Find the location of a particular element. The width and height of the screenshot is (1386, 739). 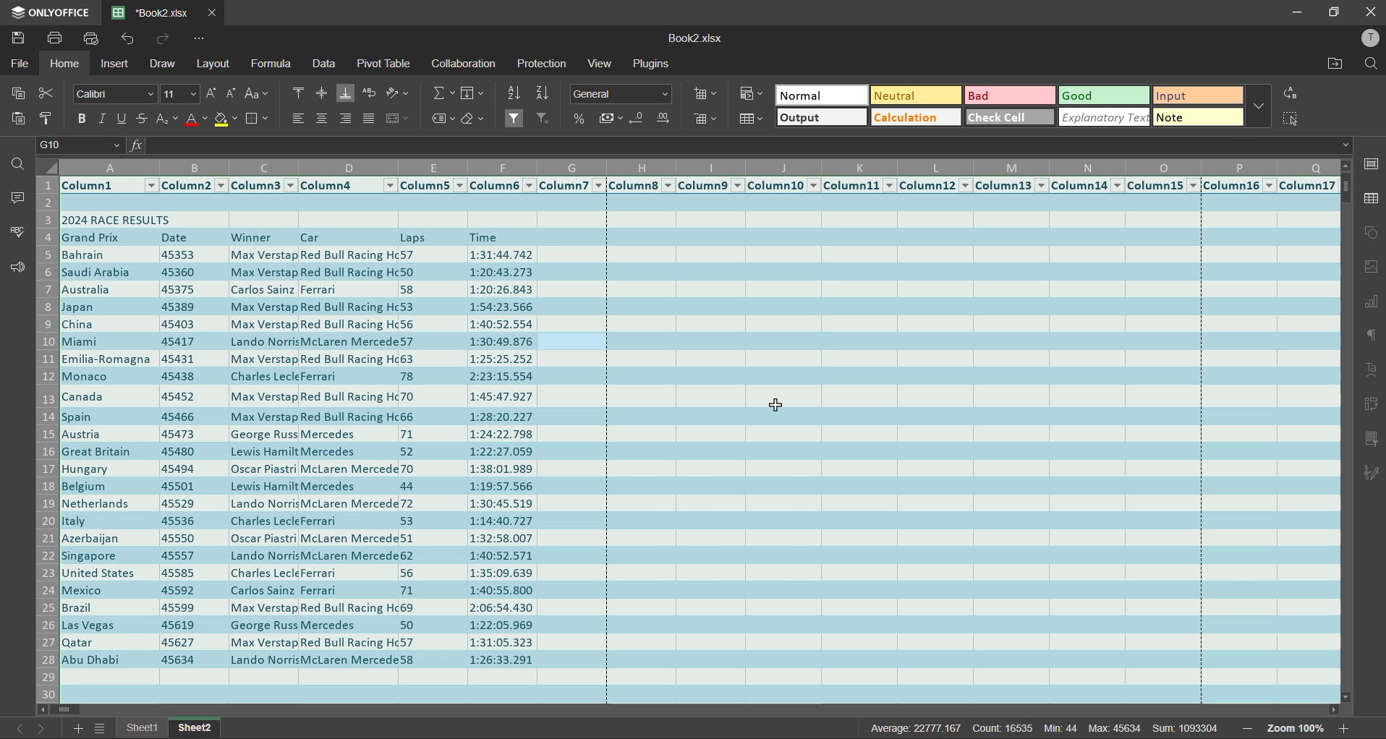

insert cells is located at coordinates (704, 95).